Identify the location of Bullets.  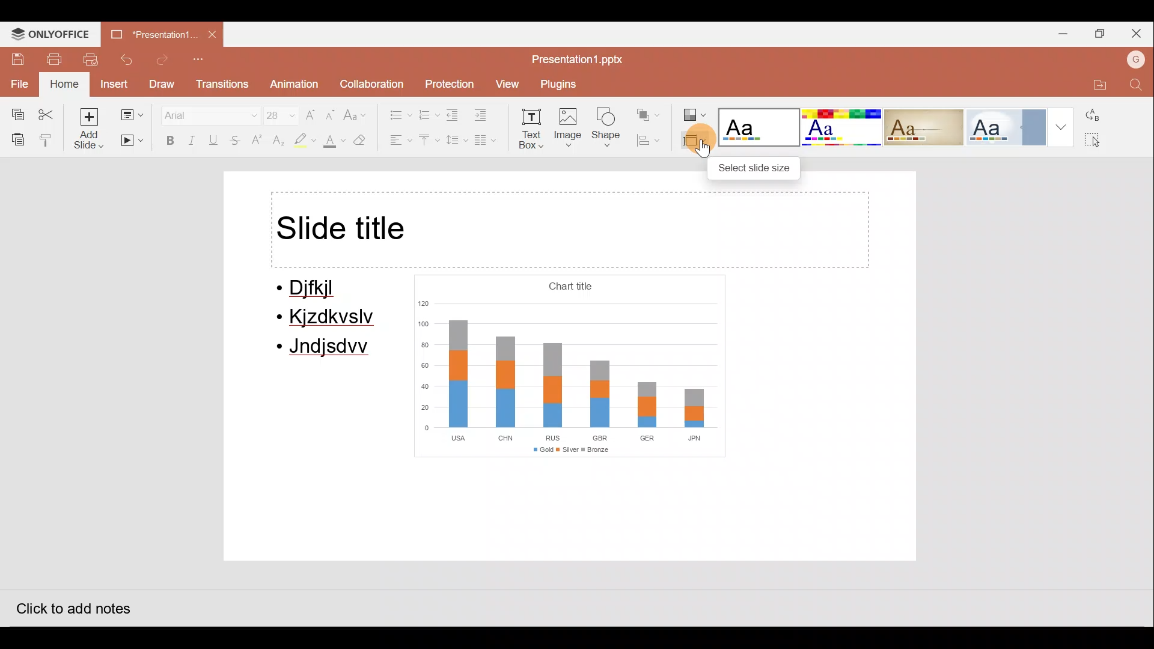
(394, 112).